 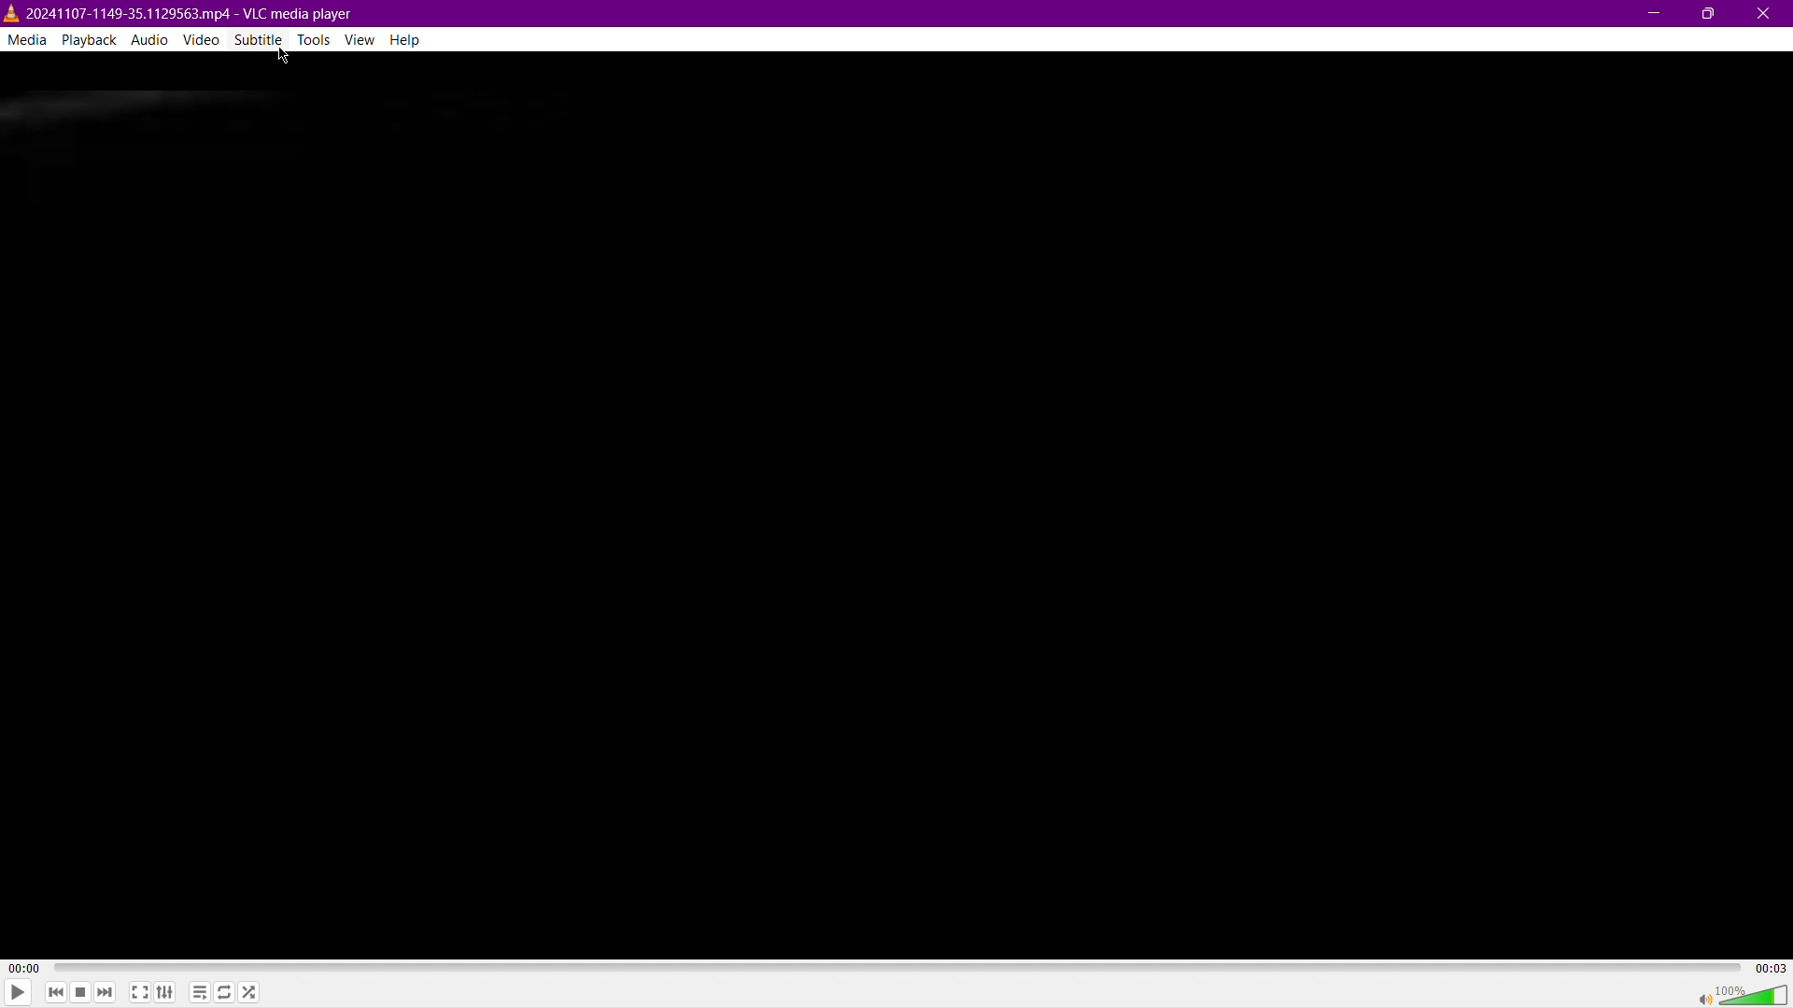 What do you see at coordinates (18, 992) in the screenshot?
I see `Play` at bounding box center [18, 992].